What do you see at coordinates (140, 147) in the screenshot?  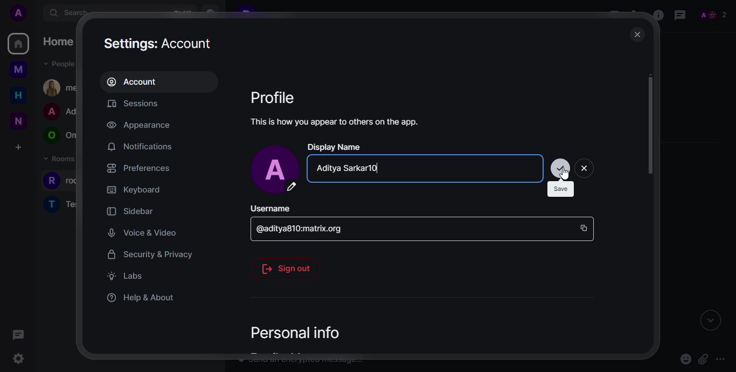 I see `notifications` at bounding box center [140, 147].